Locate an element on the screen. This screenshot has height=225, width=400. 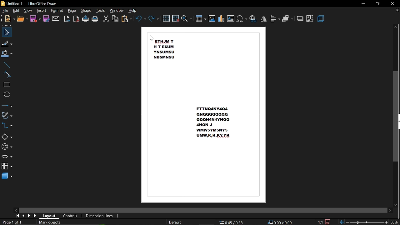
rectangle is located at coordinates (6, 85).